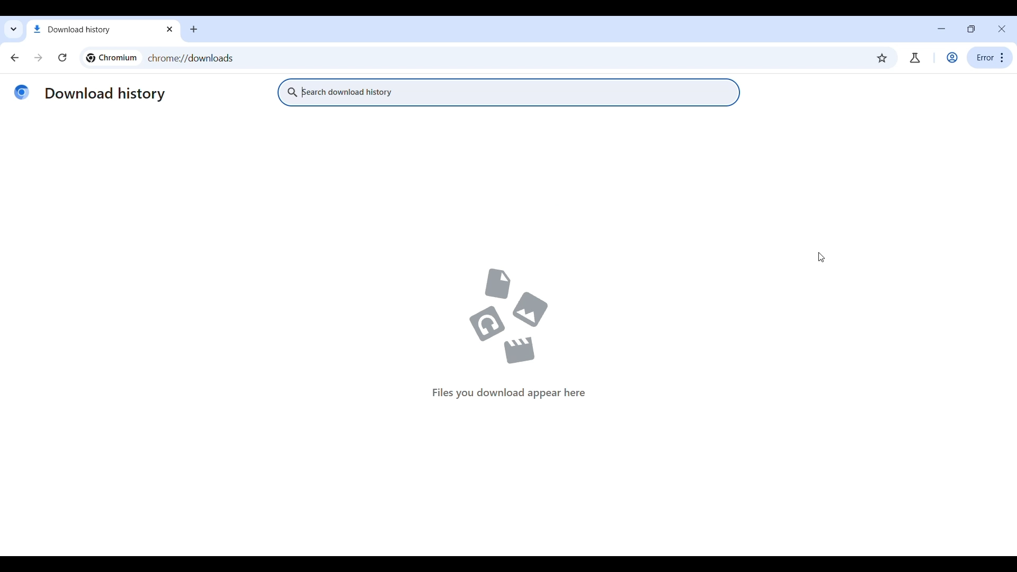 The height and width of the screenshot is (572, 1017). Describe the element at coordinates (194, 30) in the screenshot. I see `Add new tab` at that location.